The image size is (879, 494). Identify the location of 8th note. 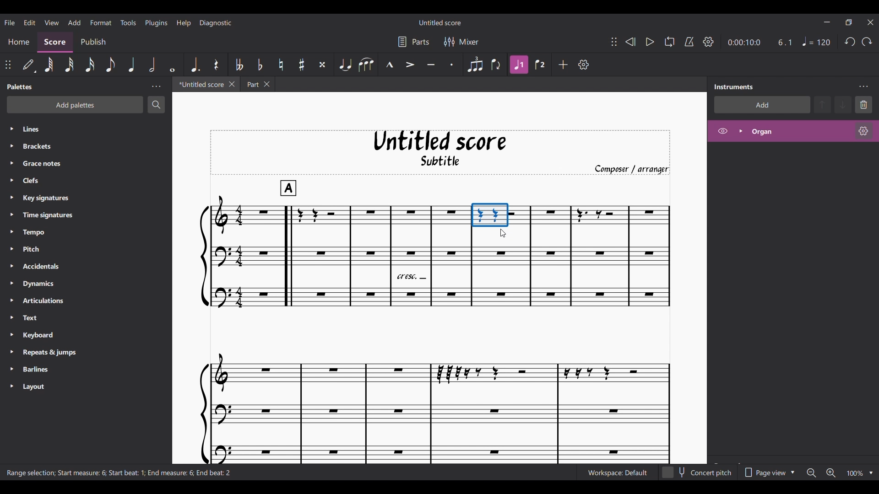
(111, 65).